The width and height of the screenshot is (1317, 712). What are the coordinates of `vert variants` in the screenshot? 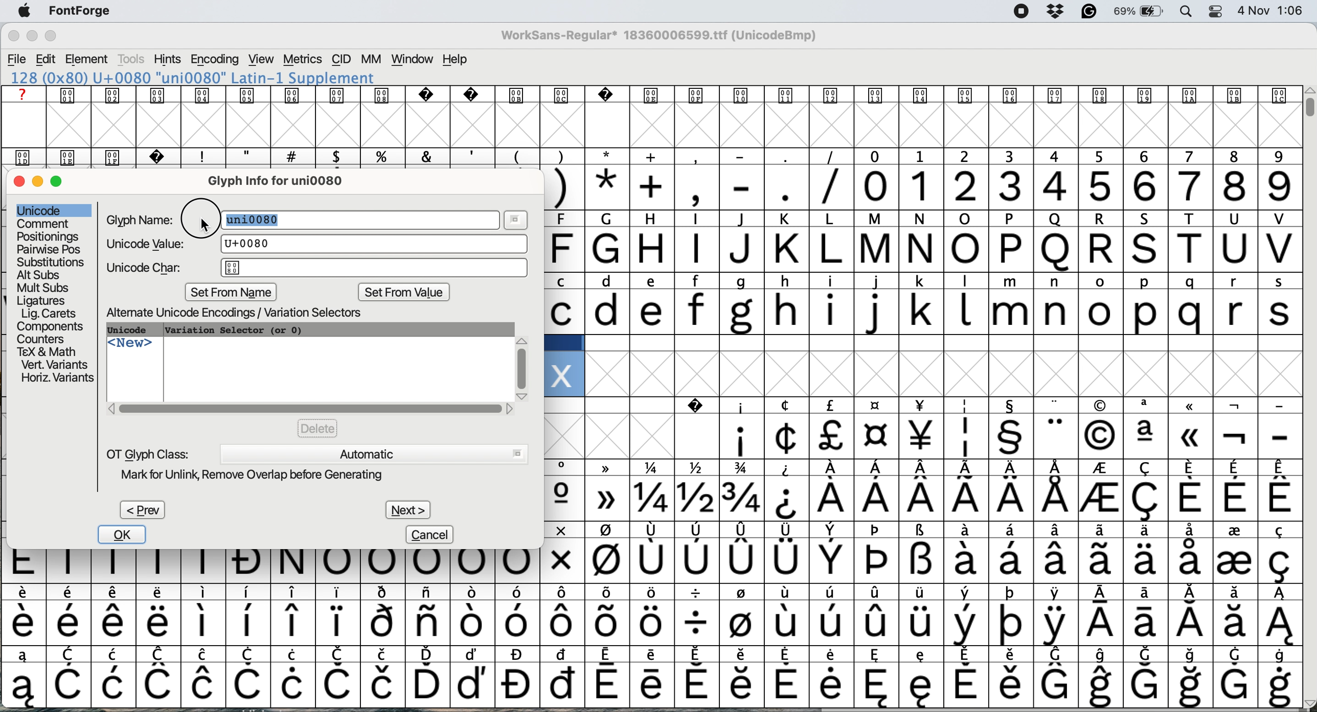 It's located at (54, 365).